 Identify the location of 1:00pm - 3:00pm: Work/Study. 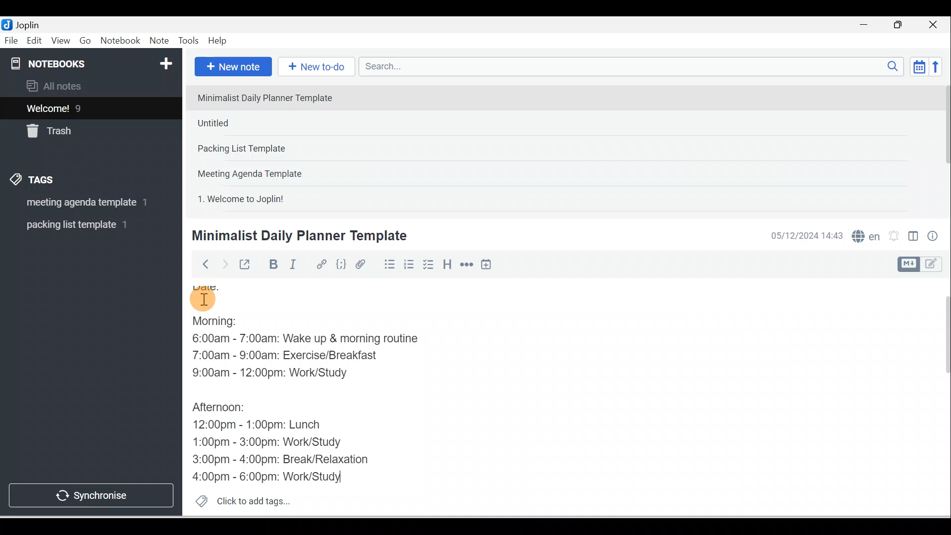
(267, 442).